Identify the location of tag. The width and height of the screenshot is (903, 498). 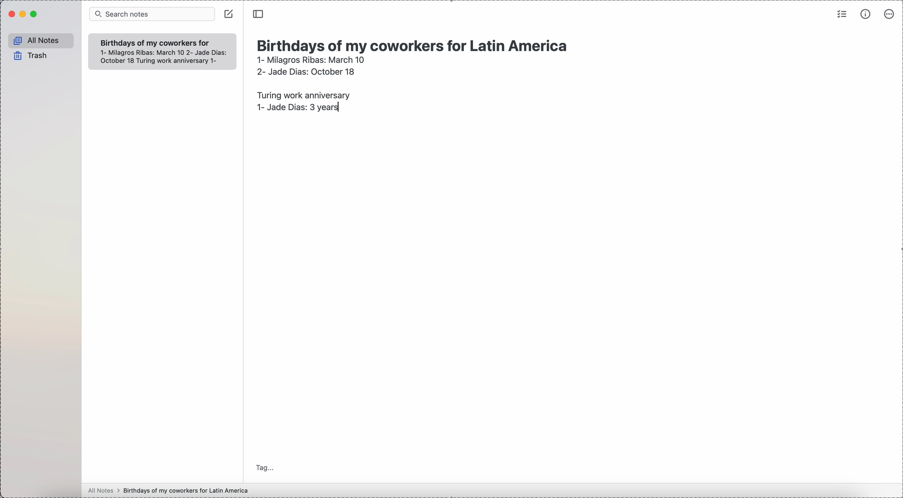
(265, 467).